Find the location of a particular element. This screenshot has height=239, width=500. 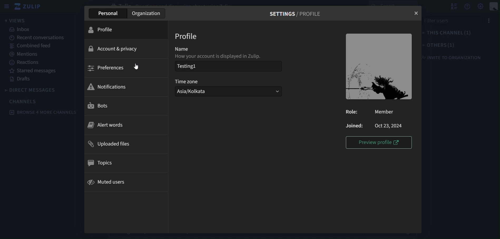

inbox is located at coordinates (20, 29).